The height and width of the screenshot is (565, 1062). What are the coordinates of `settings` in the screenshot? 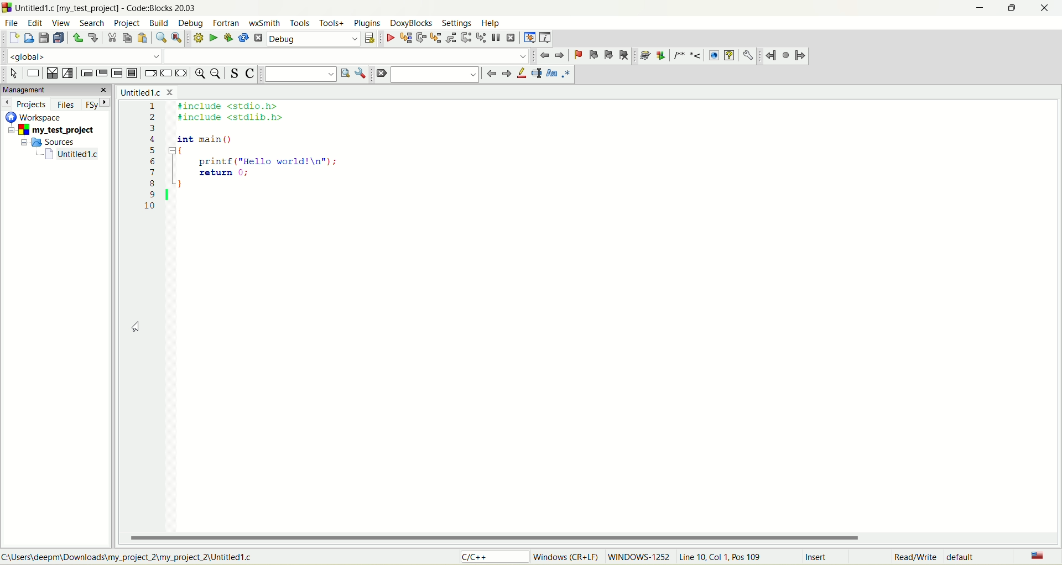 It's located at (457, 23).